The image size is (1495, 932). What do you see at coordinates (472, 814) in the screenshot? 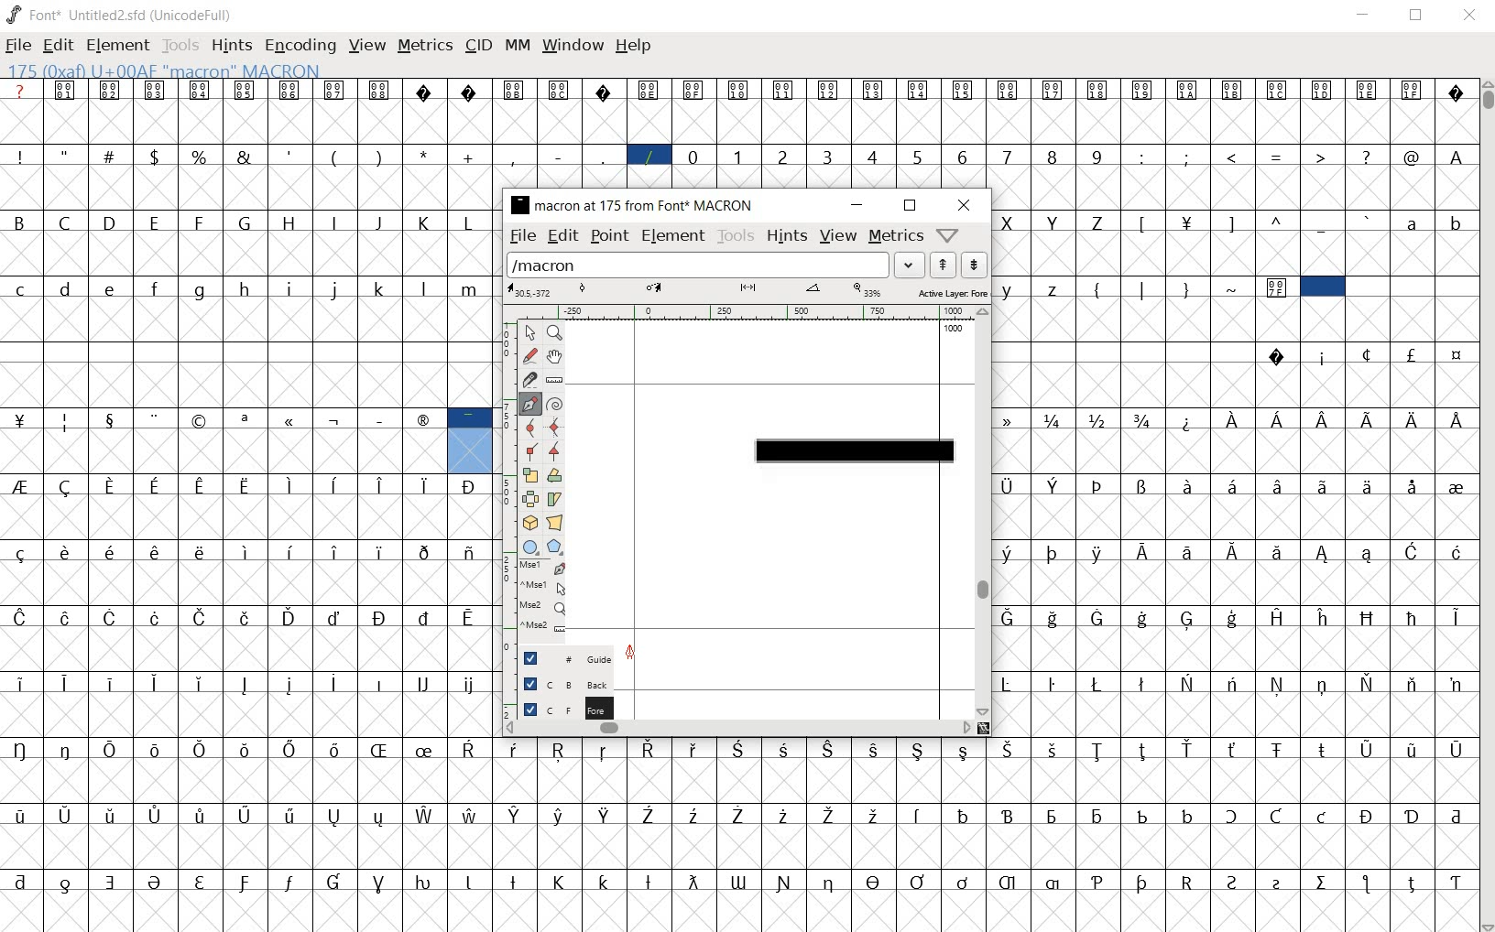
I see `Symbol` at bounding box center [472, 814].